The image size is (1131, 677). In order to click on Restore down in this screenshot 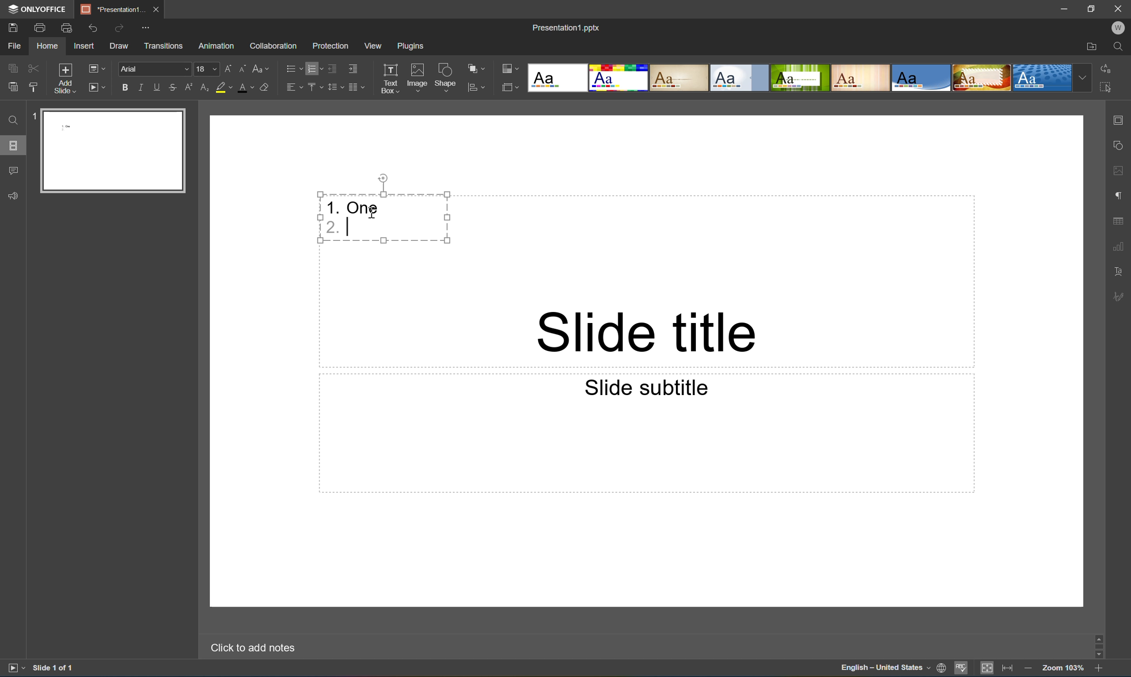, I will do `click(1094, 8)`.